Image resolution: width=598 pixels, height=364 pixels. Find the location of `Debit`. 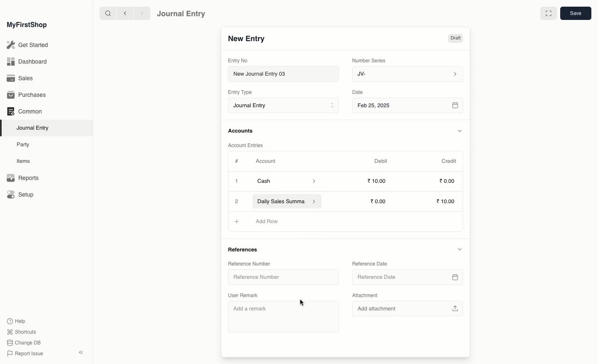

Debit is located at coordinates (381, 161).